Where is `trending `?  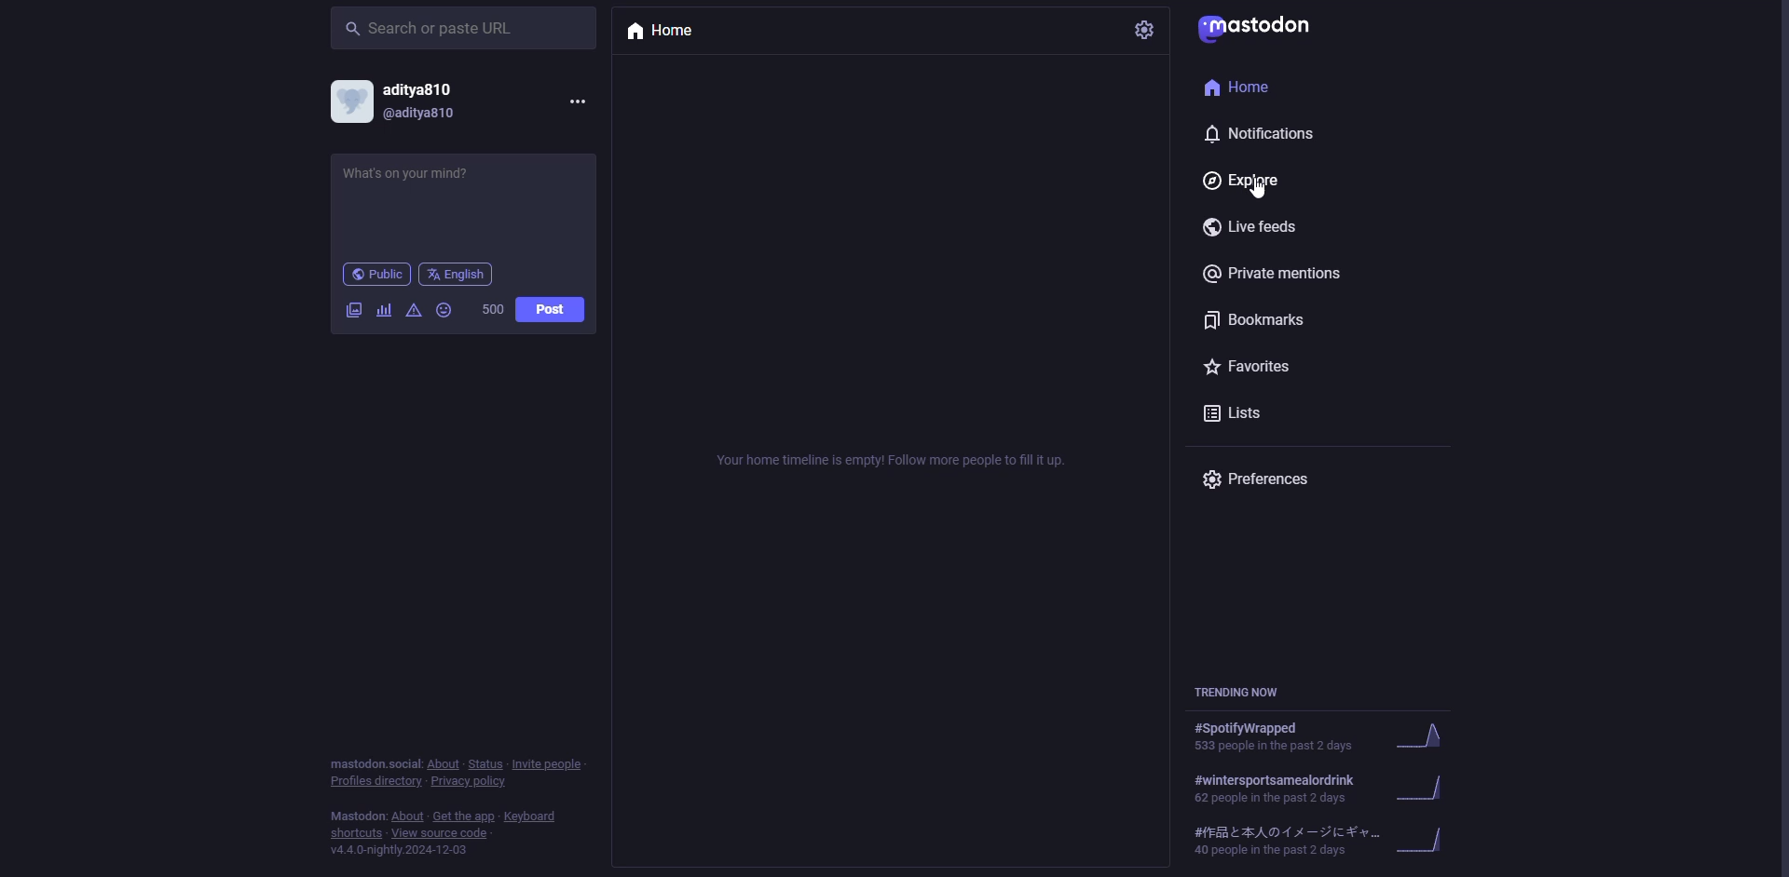
trending  is located at coordinates (1319, 738).